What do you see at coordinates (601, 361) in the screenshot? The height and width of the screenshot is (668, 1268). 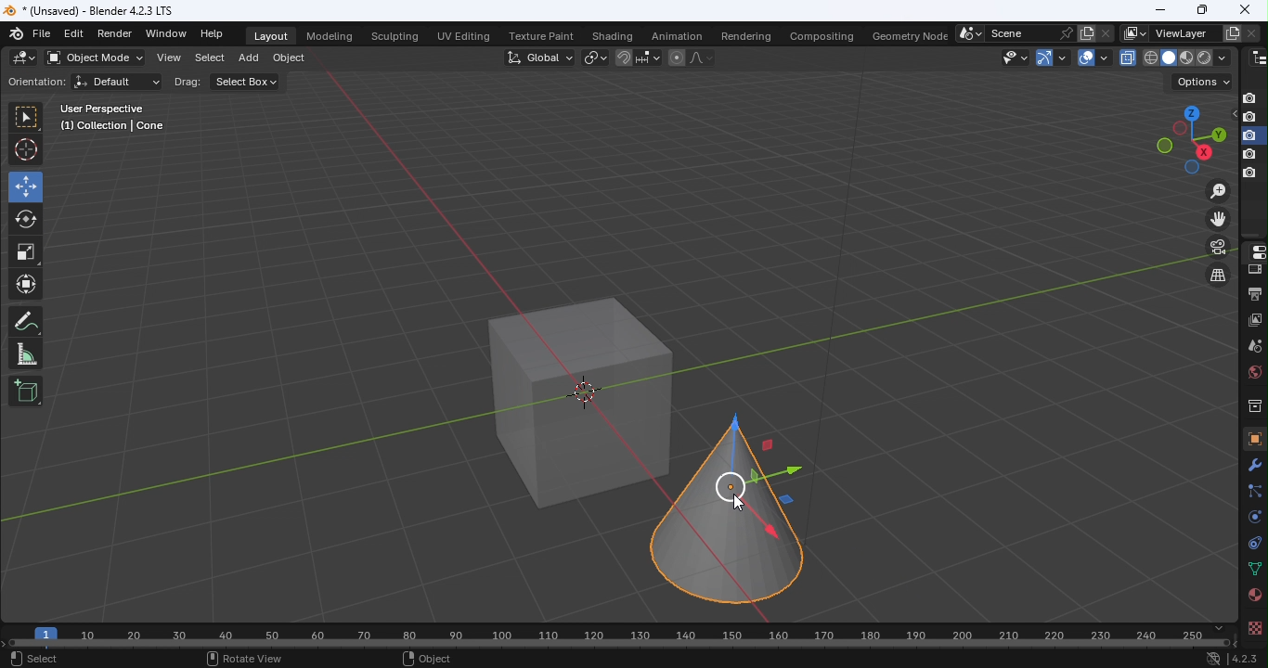 I see `Workspace` at bounding box center [601, 361].